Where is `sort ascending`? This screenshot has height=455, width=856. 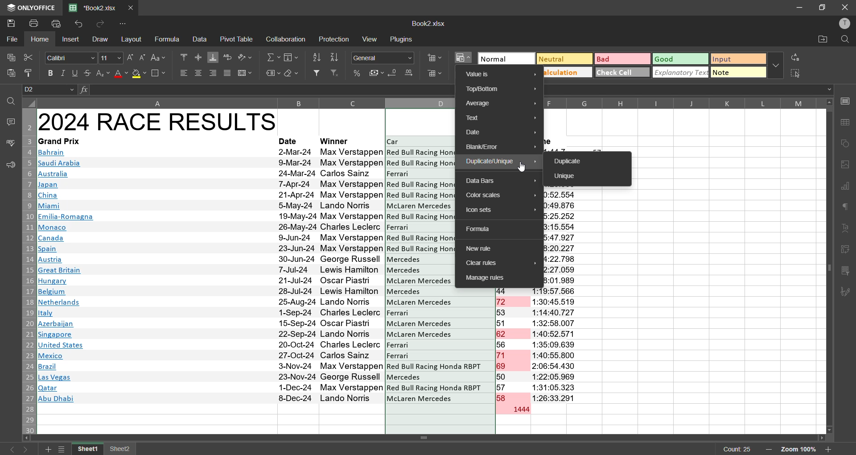 sort ascending is located at coordinates (317, 58).